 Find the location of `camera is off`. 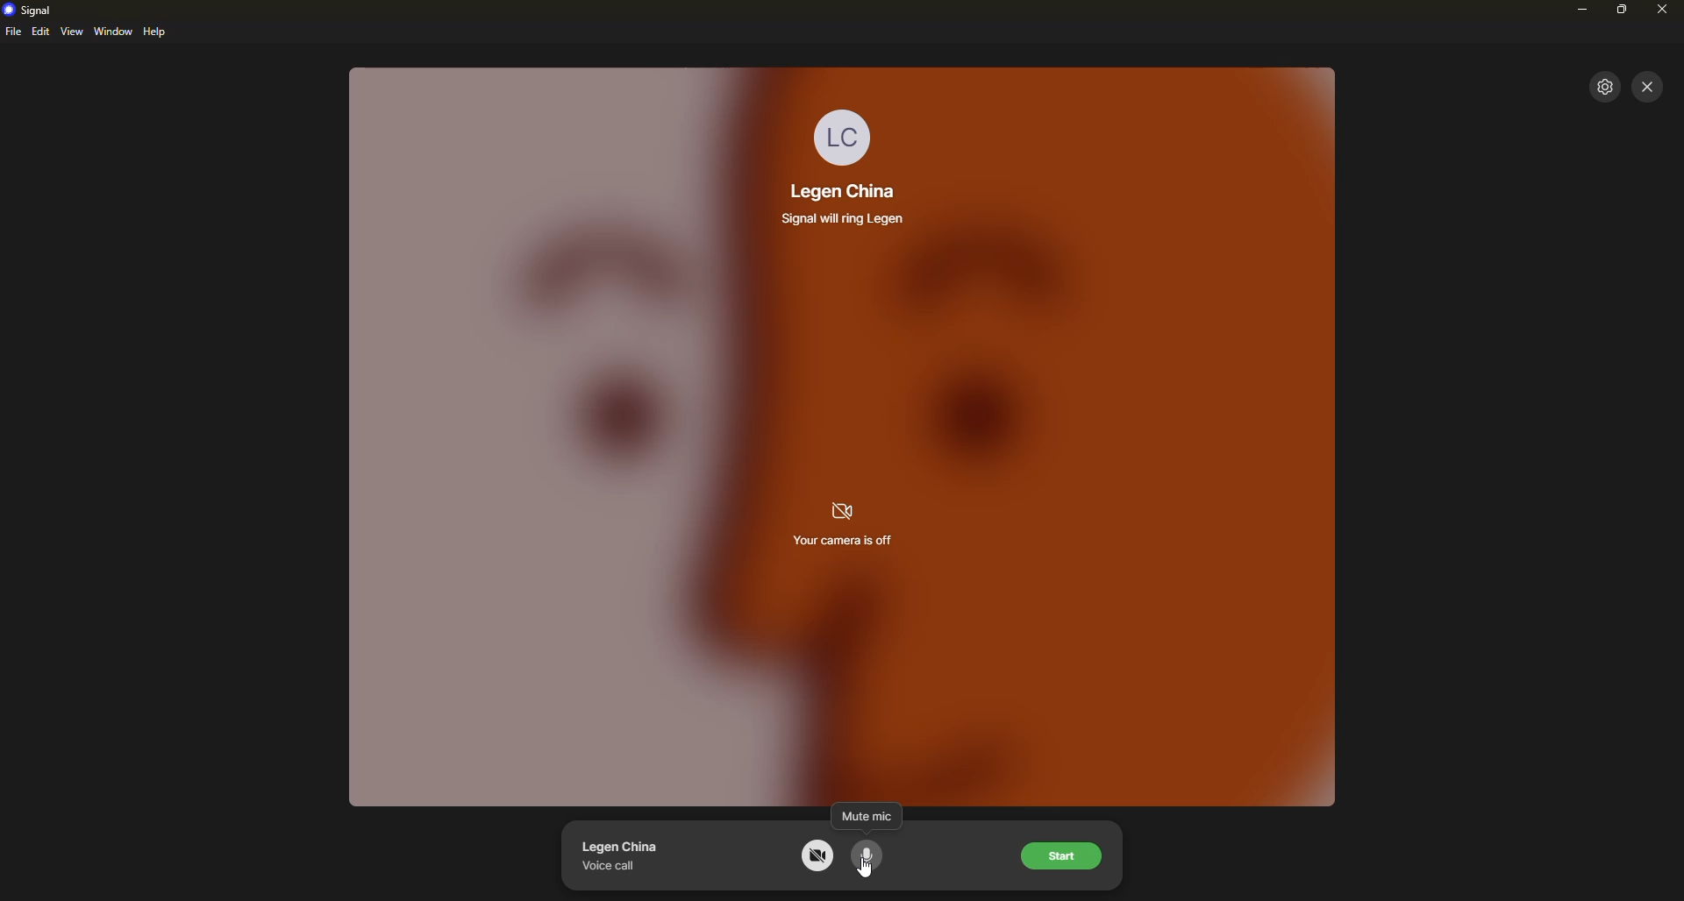

camera is off is located at coordinates (845, 524).